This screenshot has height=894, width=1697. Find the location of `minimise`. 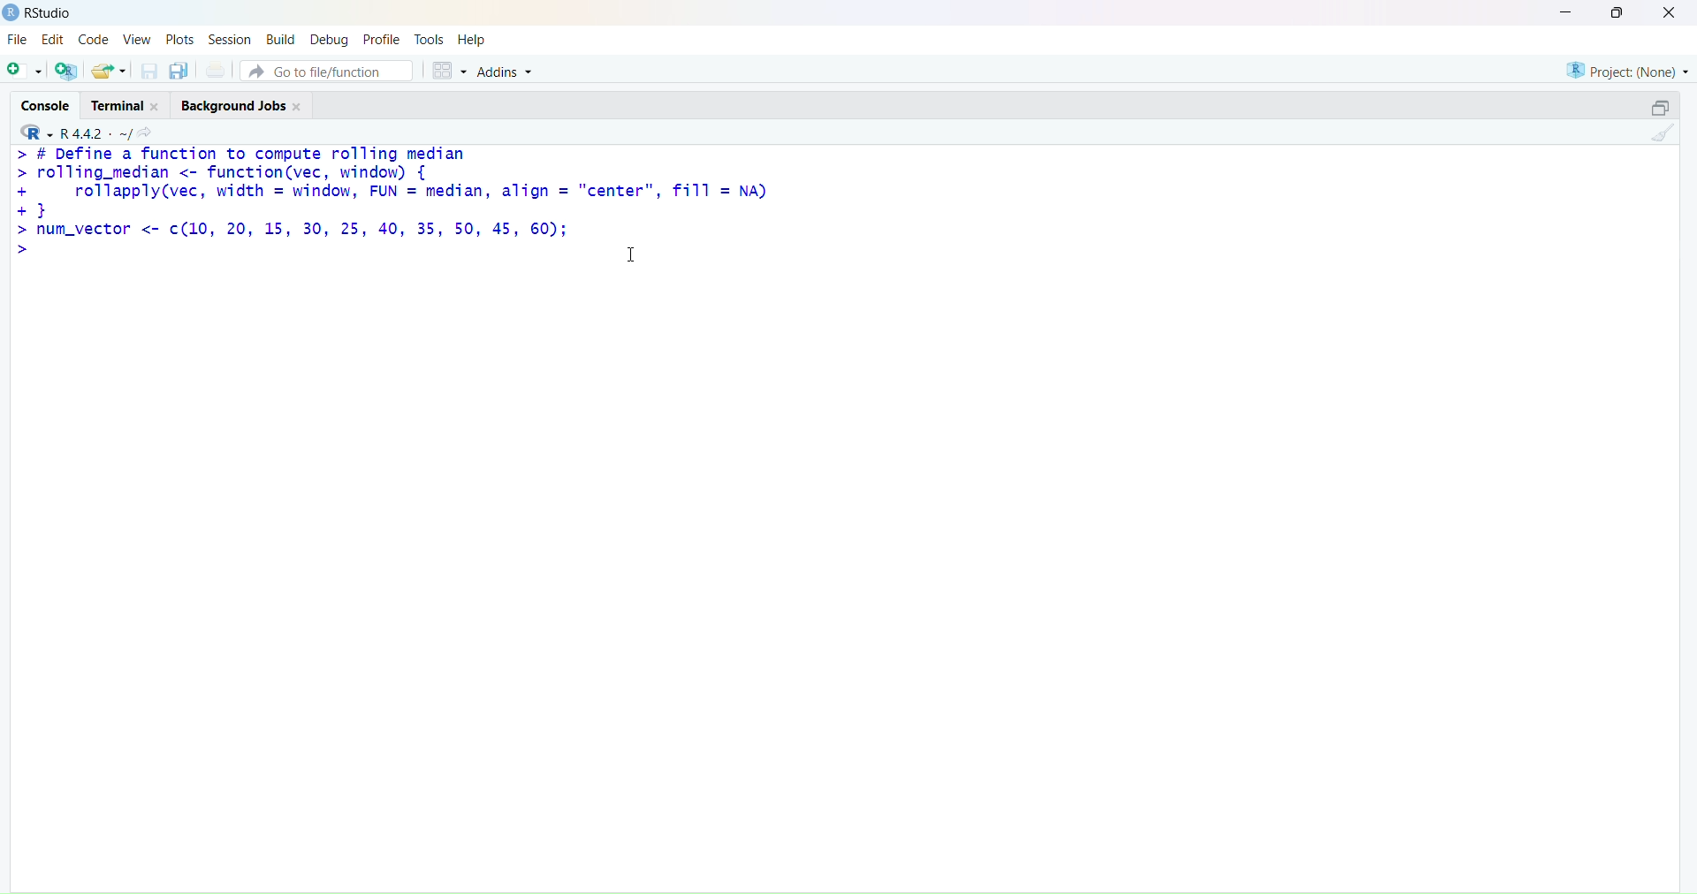

minimise is located at coordinates (1566, 11).